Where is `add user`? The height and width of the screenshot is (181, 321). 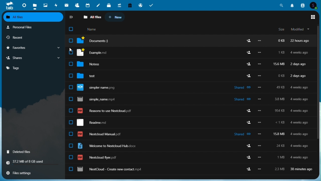 add user is located at coordinates (248, 64).